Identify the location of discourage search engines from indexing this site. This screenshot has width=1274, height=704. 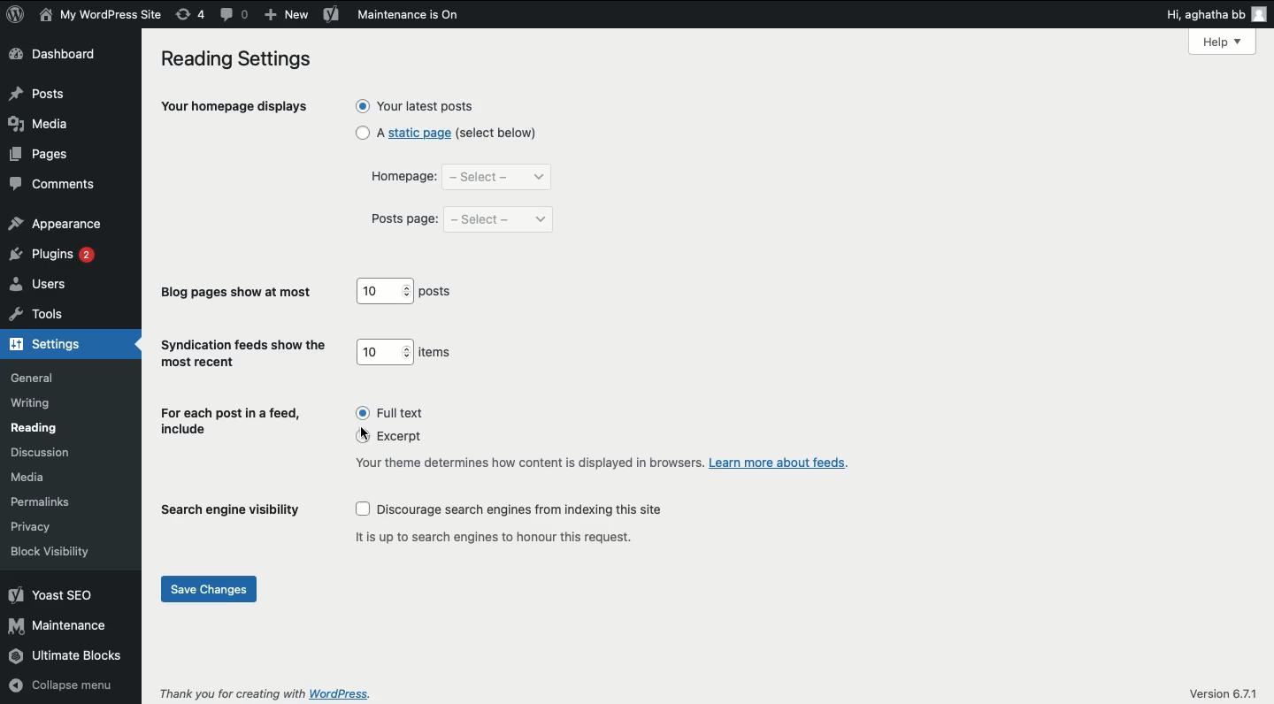
(510, 509).